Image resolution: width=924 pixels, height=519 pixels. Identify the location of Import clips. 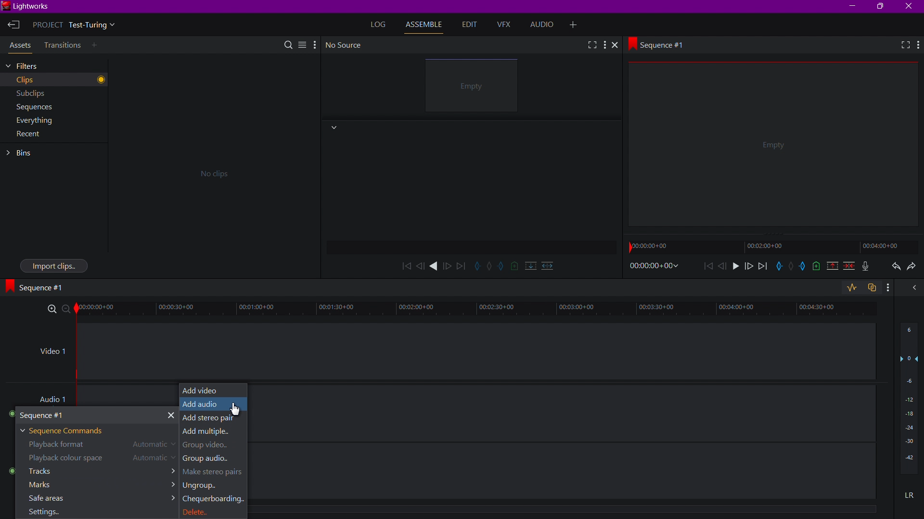
(54, 265).